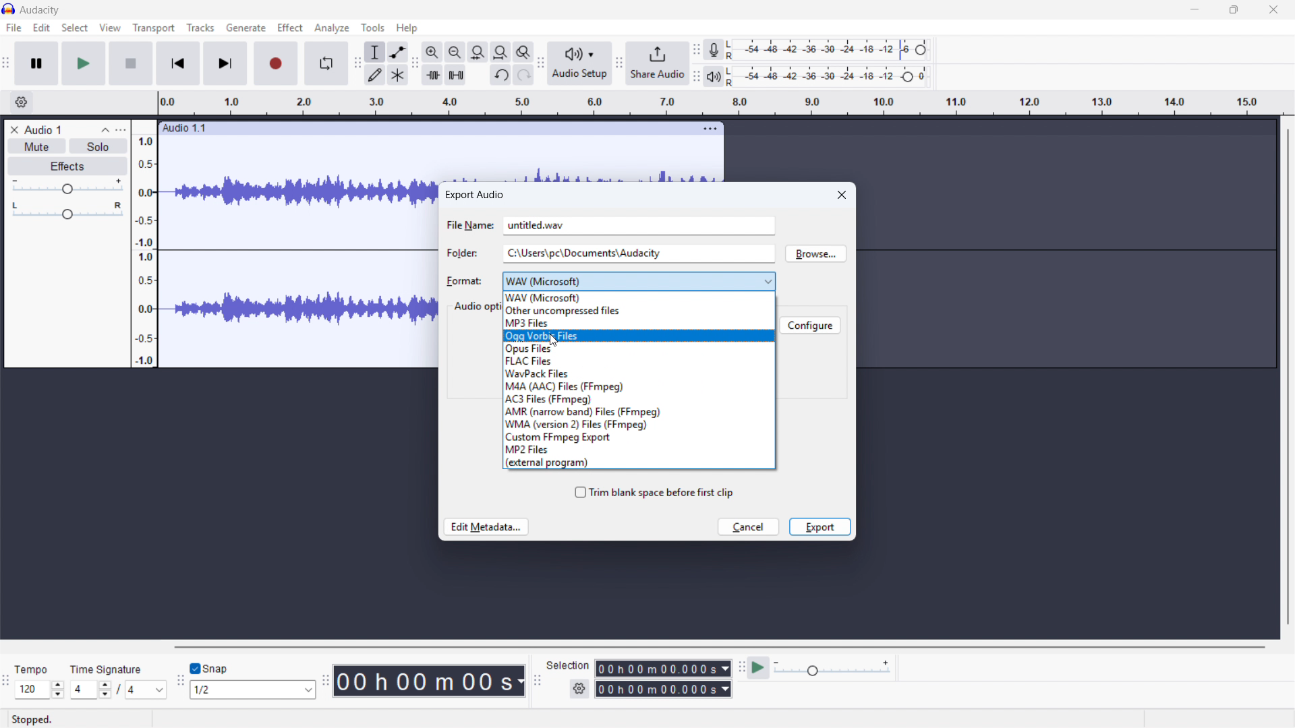 The height and width of the screenshot is (728, 1295). What do you see at coordinates (276, 63) in the screenshot?
I see `Record ` at bounding box center [276, 63].